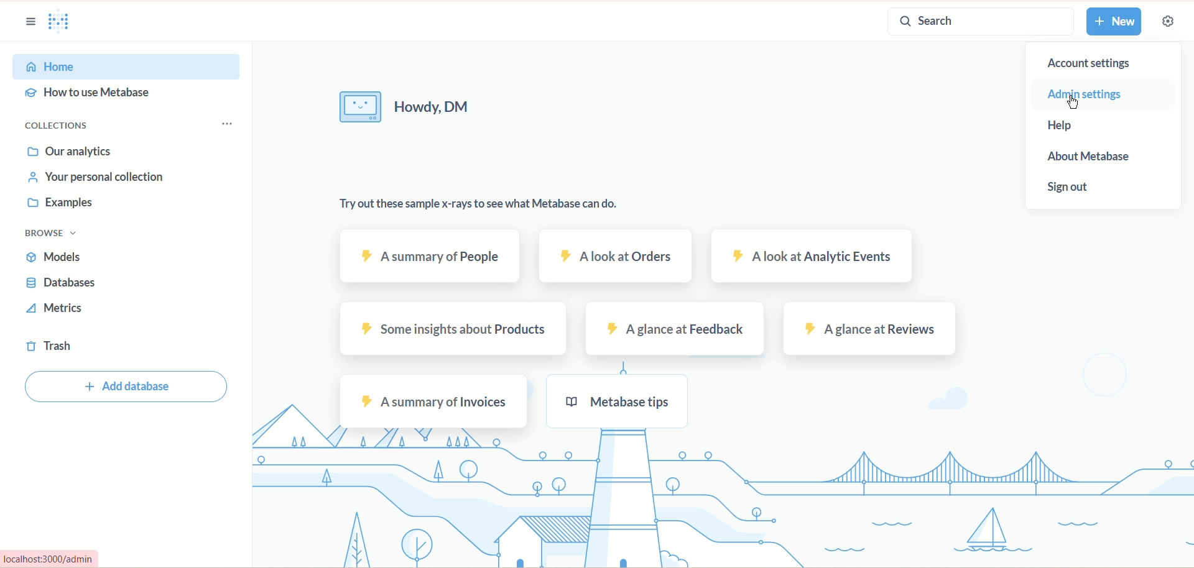  I want to click on how to use metadata, so click(90, 94).